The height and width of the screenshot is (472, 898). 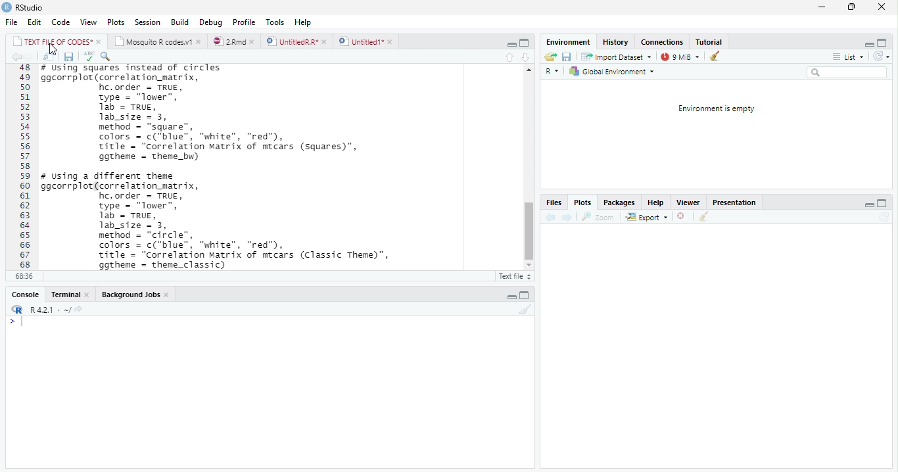 What do you see at coordinates (526, 58) in the screenshot?
I see `go to next section/chunk` at bounding box center [526, 58].